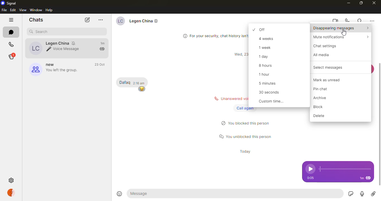  I want to click on status message, so click(247, 123).